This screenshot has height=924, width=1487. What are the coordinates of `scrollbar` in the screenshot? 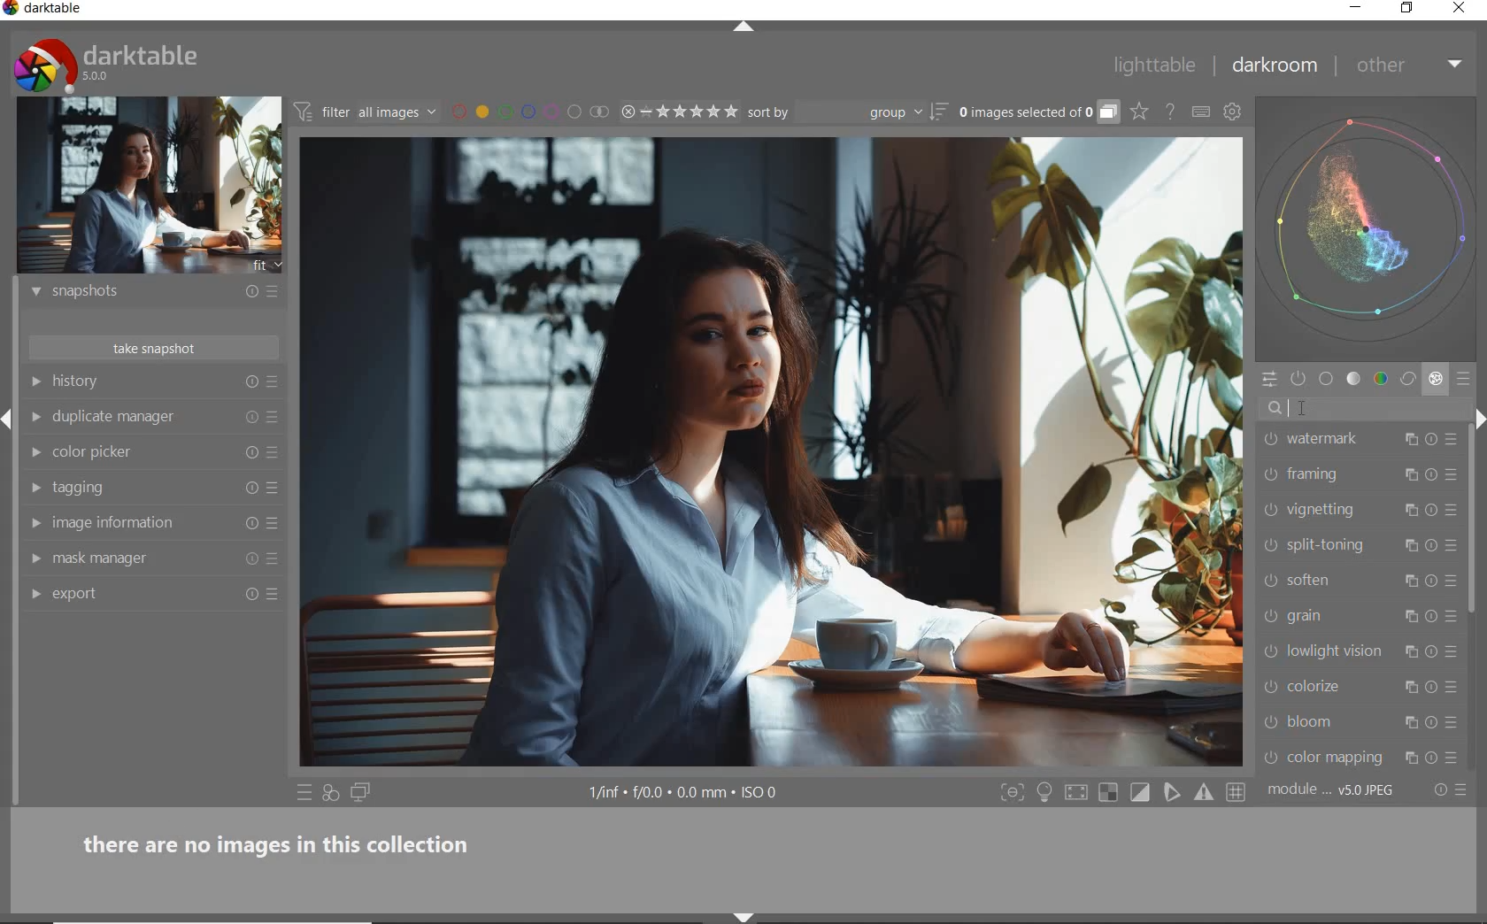 It's located at (1475, 526).